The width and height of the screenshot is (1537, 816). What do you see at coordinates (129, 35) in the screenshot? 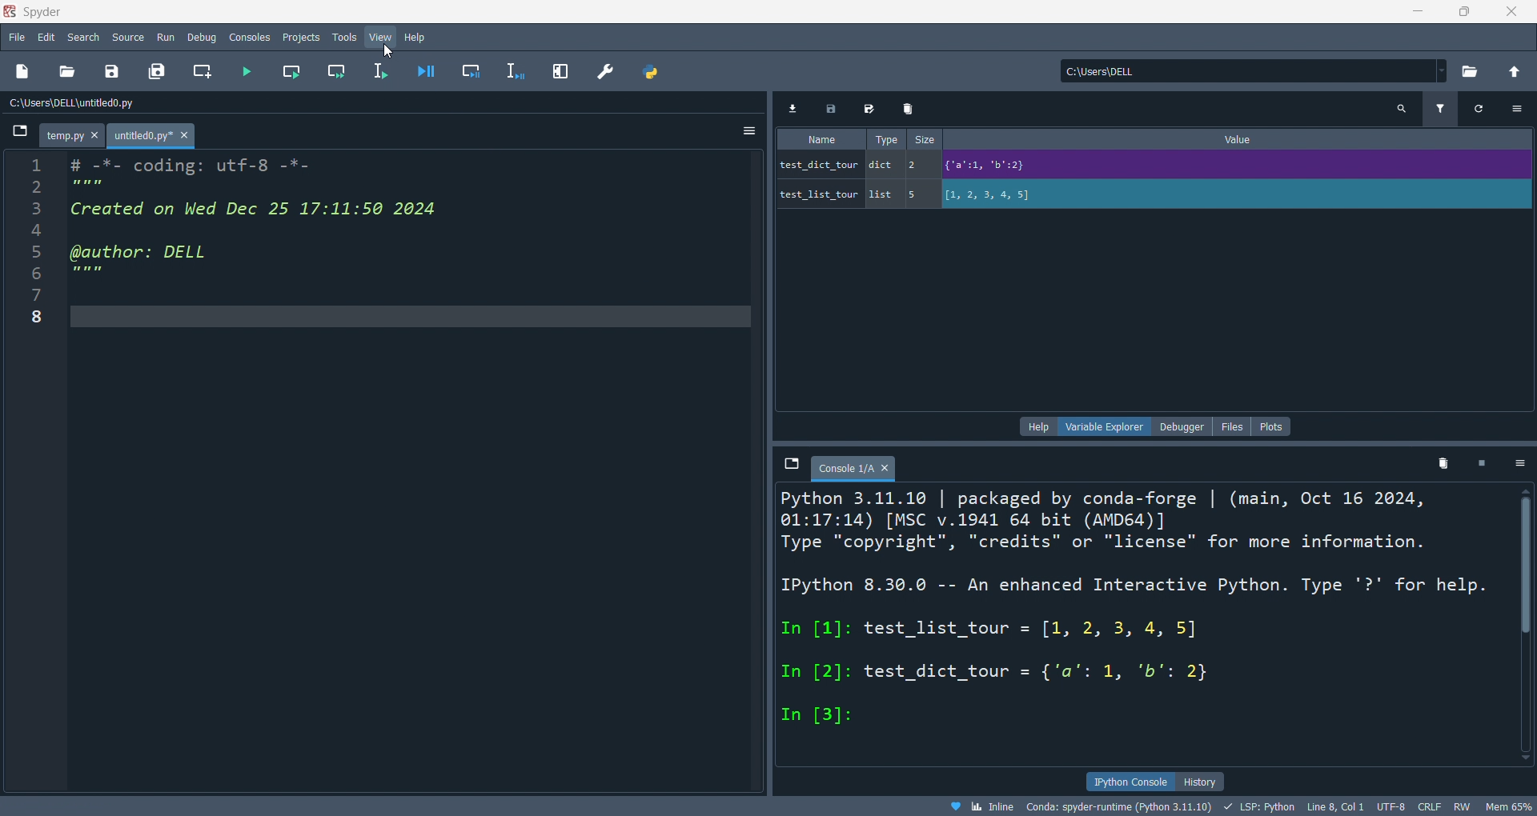
I see `source` at bounding box center [129, 35].